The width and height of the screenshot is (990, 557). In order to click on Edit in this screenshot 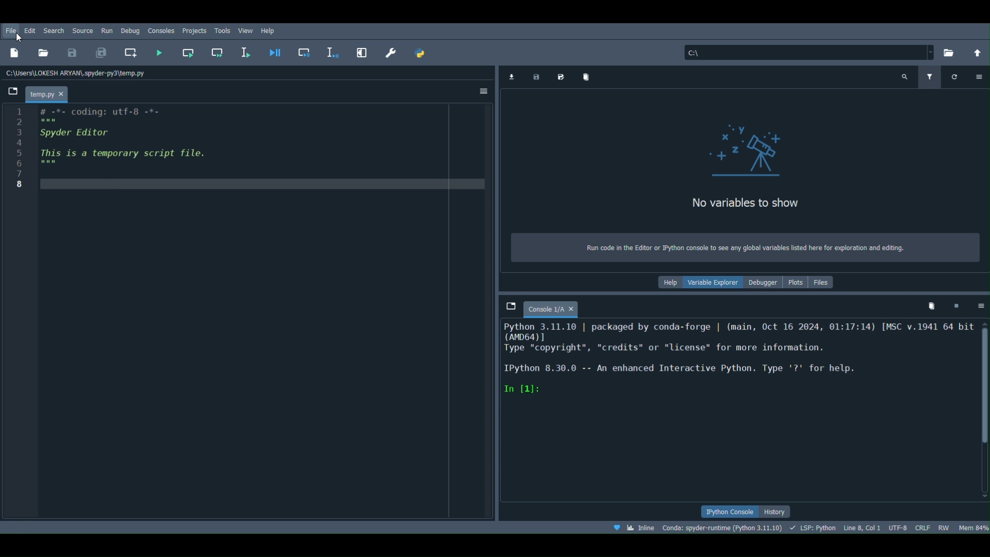, I will do `click(30, 29)`.